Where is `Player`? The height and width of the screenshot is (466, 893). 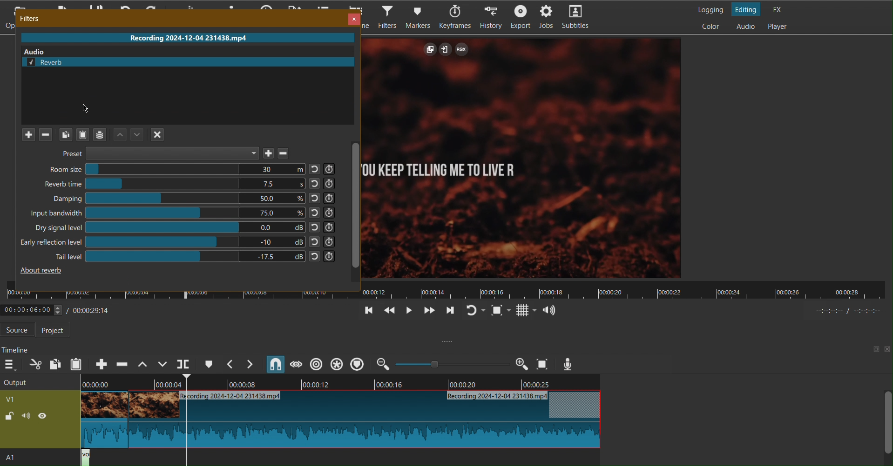 Player is located at coordinates (779, 27).